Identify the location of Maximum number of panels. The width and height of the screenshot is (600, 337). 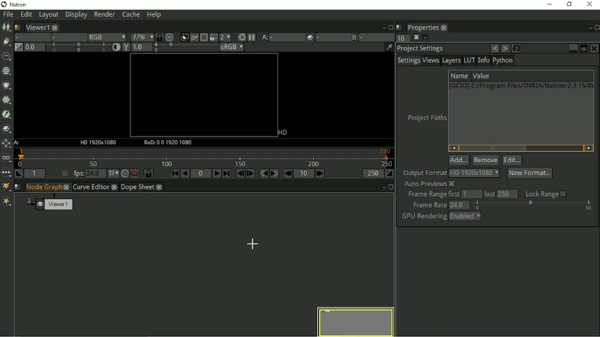
(400, 38).